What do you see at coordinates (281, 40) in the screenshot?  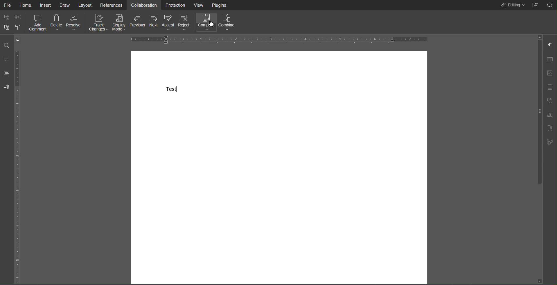 I see `Horizontal Ruler` at bounding box center [281, 40].